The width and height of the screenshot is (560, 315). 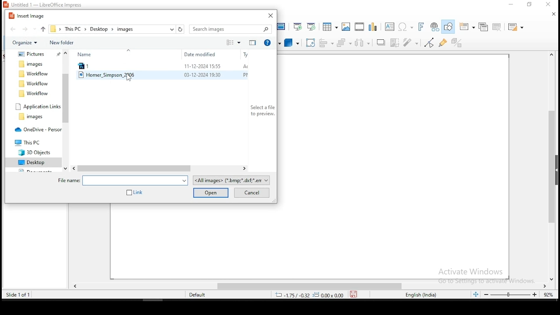 I want to click on shadow, so click(x=395, y=42).